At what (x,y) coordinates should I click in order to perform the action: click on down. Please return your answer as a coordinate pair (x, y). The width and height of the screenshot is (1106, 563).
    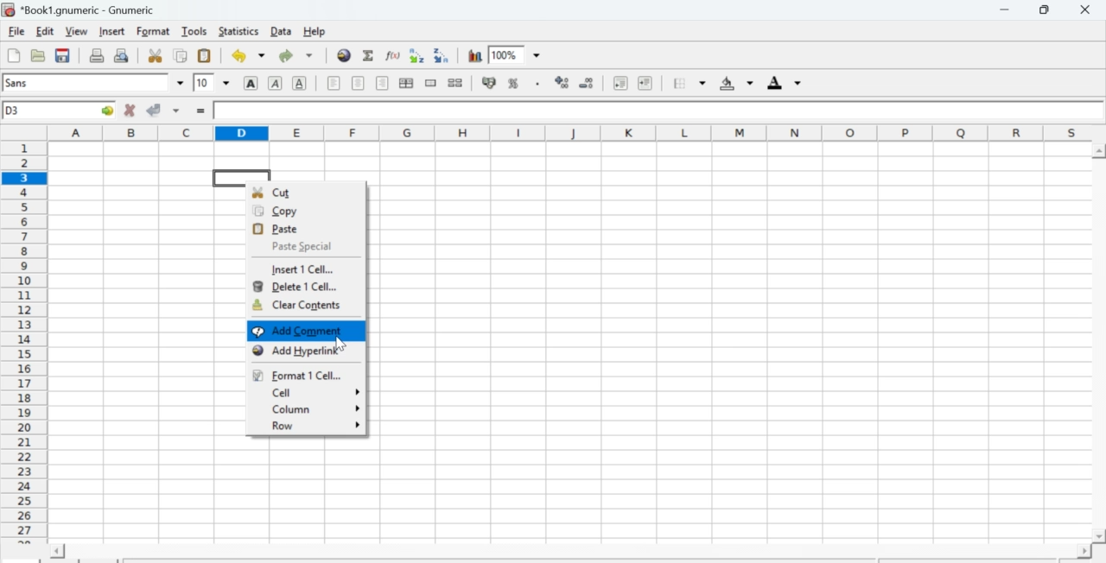
    Looking at the image, I should click on (538, 55).